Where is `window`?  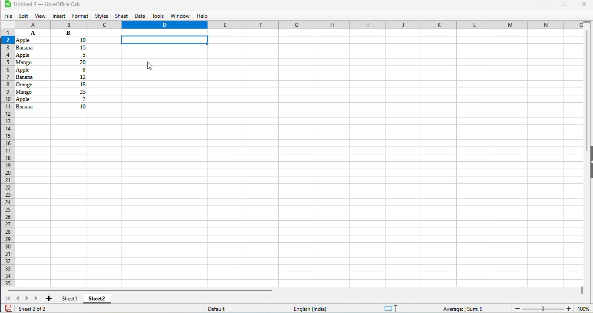
window is located at coordinates (181, 16).